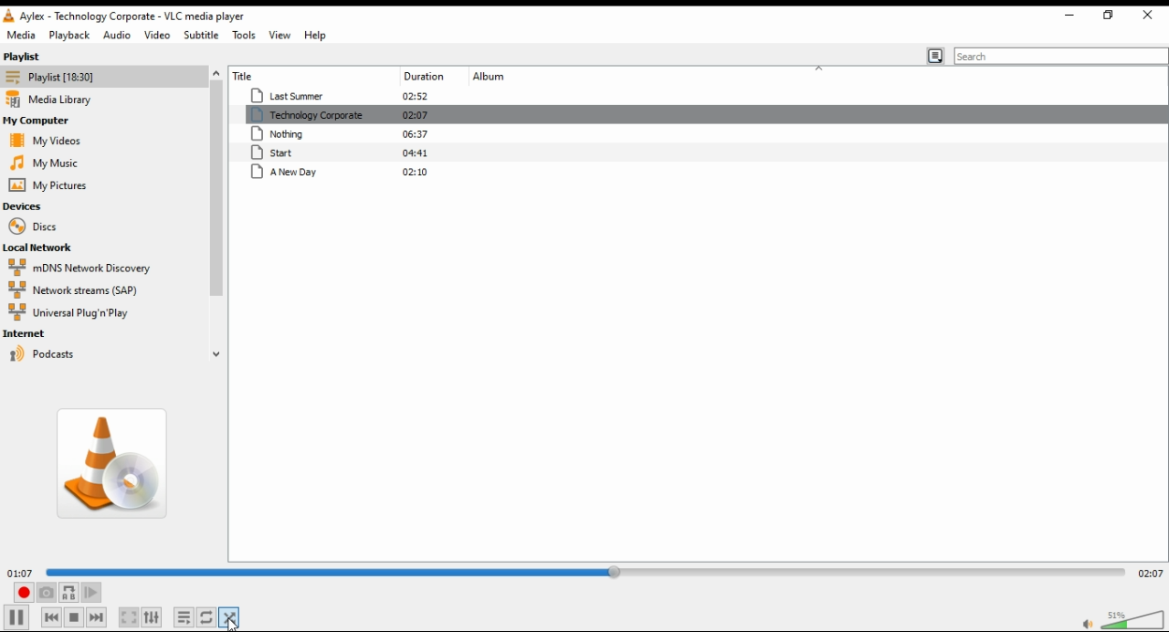 The width and height of the screenshot is (1169, 632). I want to click on stop, so click(74, 617).